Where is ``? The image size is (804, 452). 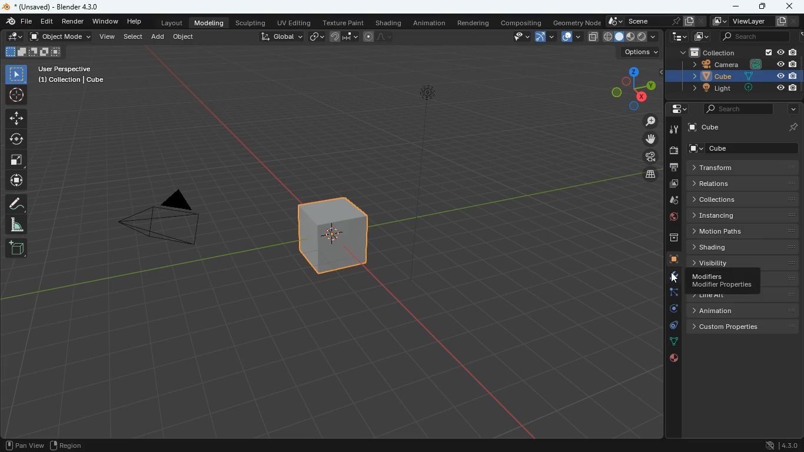  is located at coordinates (780, 53).